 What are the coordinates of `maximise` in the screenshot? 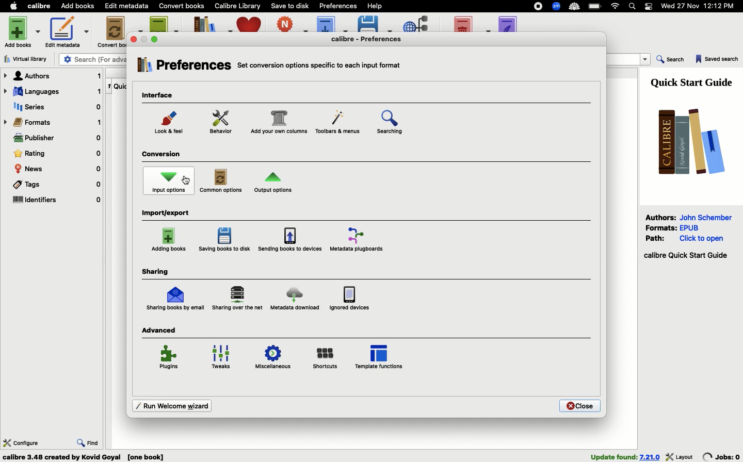 It's located at (156, 39).